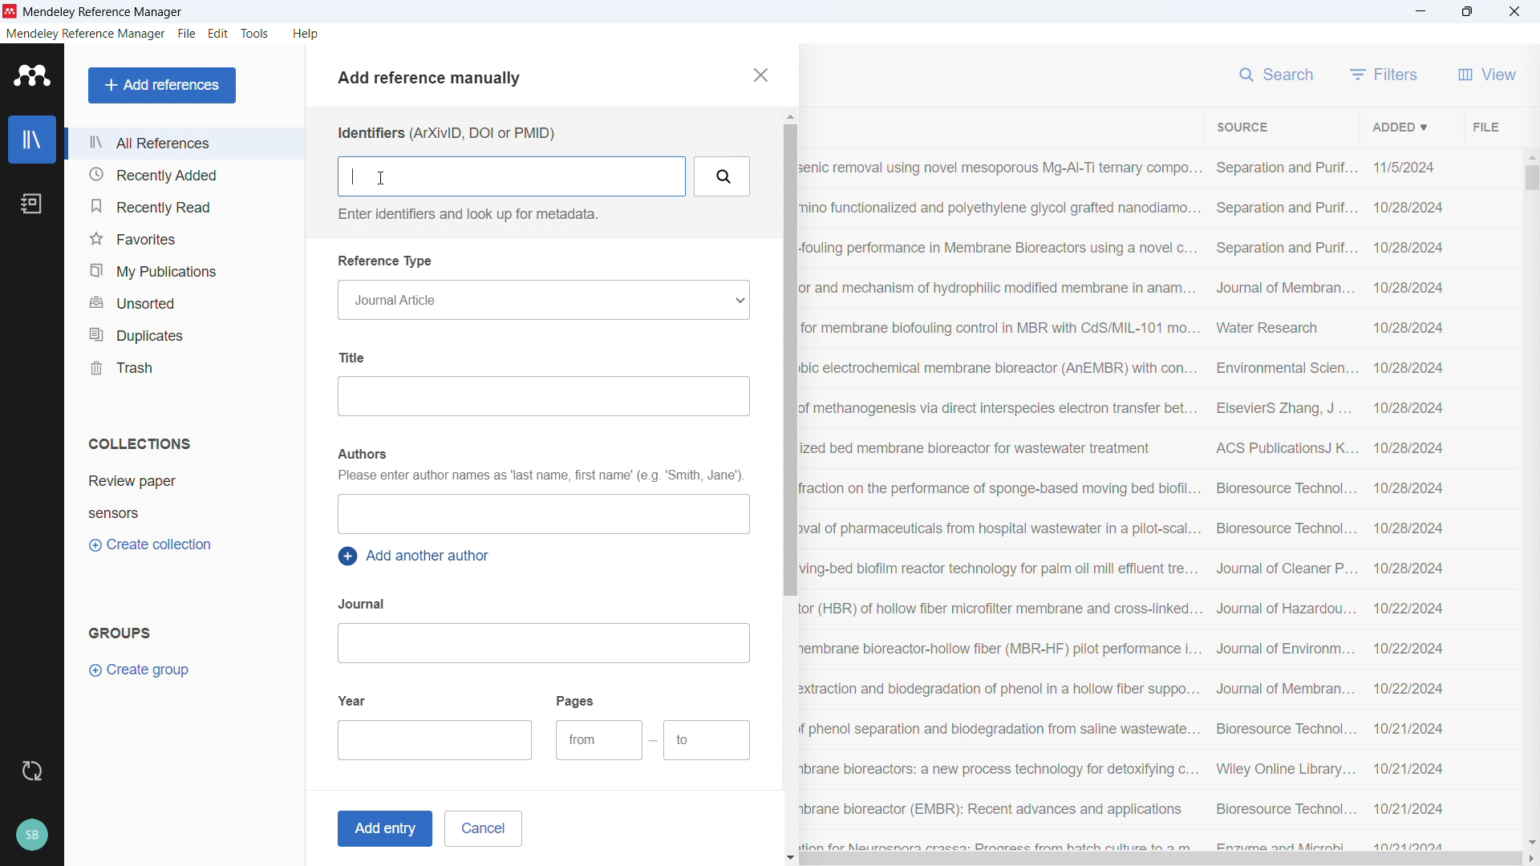  I want to click on minimise , so click(1421, 12).